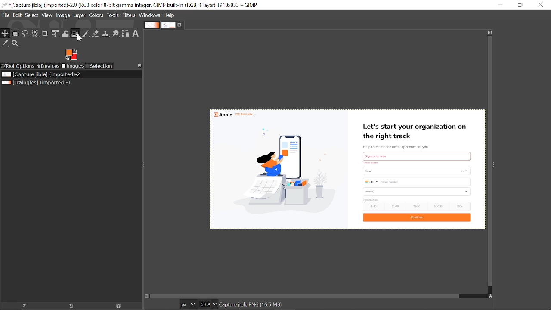 The image size is (551, 310). What do you see at coordinates (130, 5) in the screenshot?
I see `Current window` at bounding box center [130, 5].